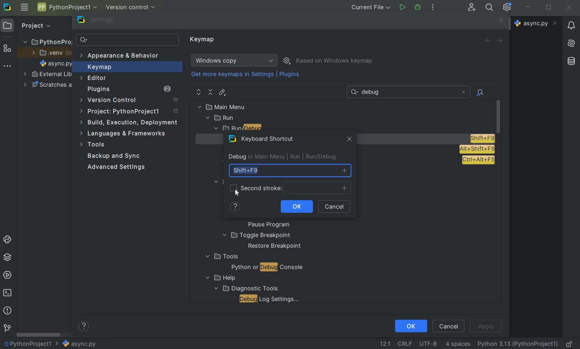  Describe the element at coordinates (449, 326) in the screenshot. I see `cancel` at that location.